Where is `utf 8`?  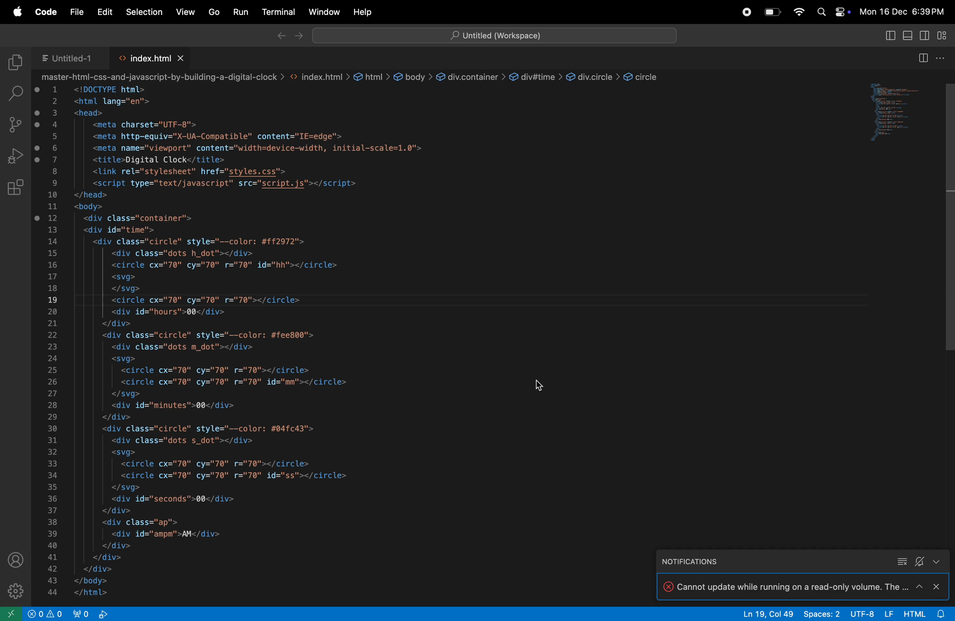 utf 8 is located at coordinates (869, 614).